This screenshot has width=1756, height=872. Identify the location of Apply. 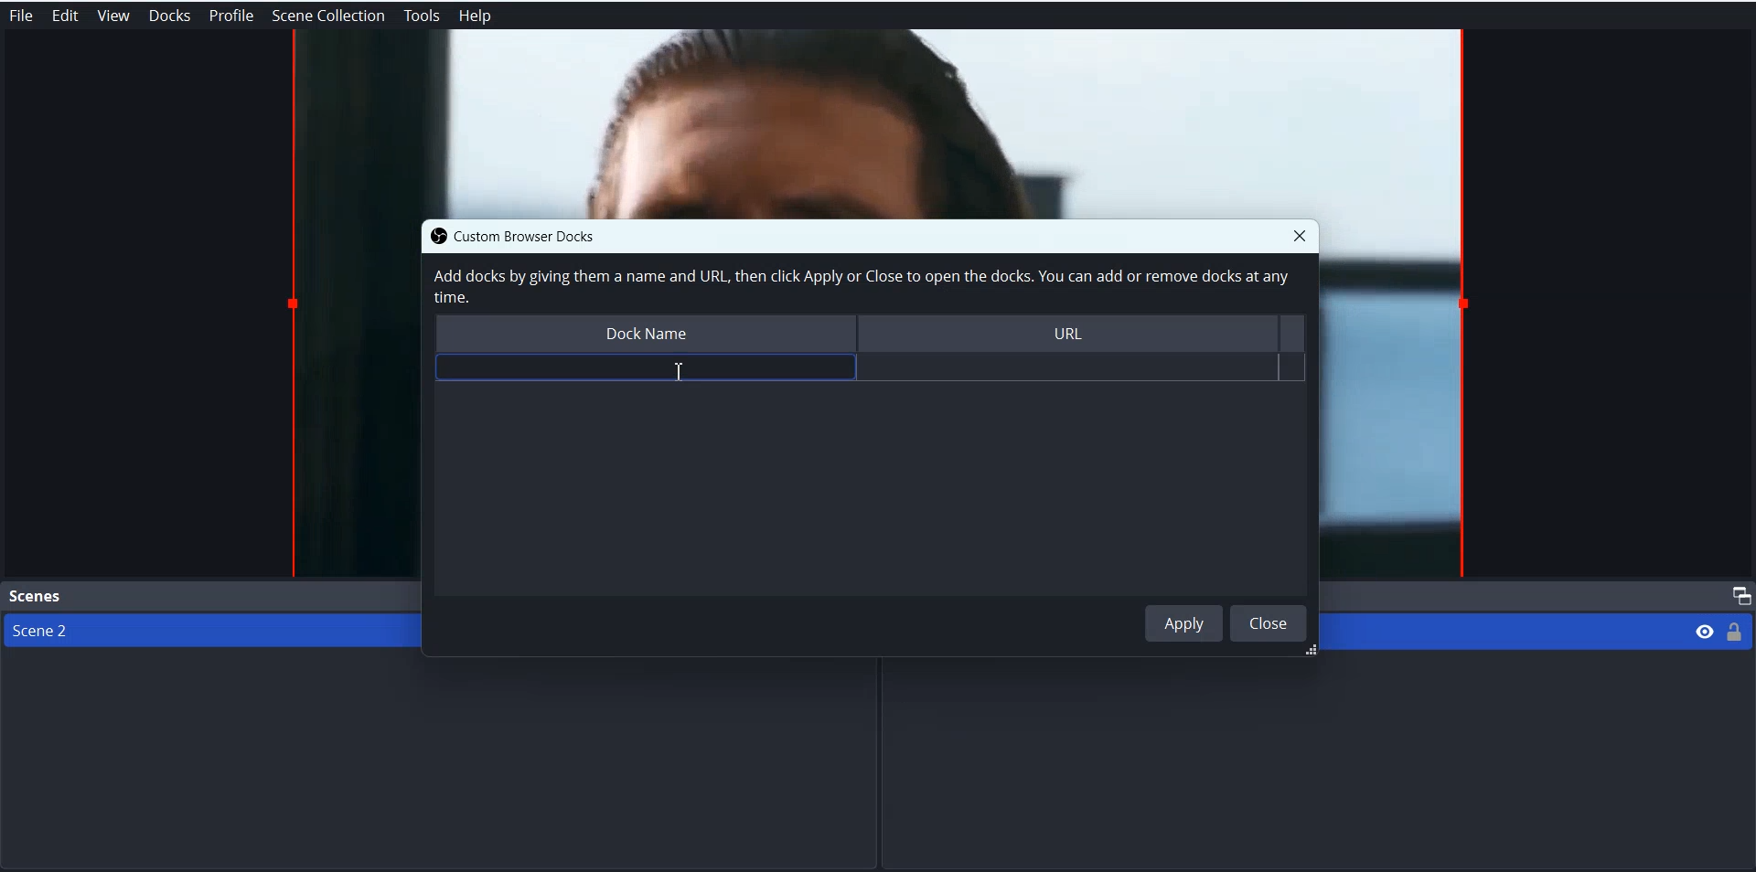
(1184, 622).